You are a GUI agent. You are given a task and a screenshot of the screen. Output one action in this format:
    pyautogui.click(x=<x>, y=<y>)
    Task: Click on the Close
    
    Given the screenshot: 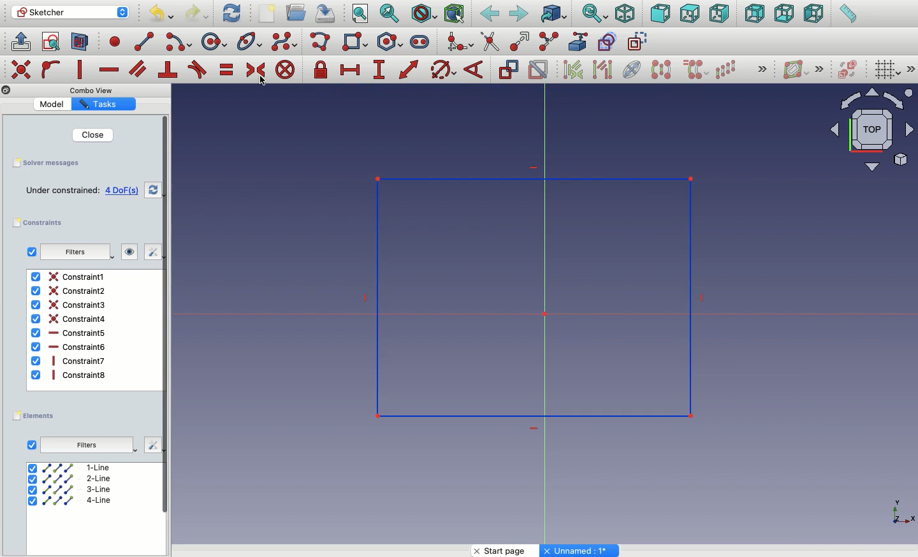 What is the action you would take?
    pyautogui.click(x=85, y=134)
    